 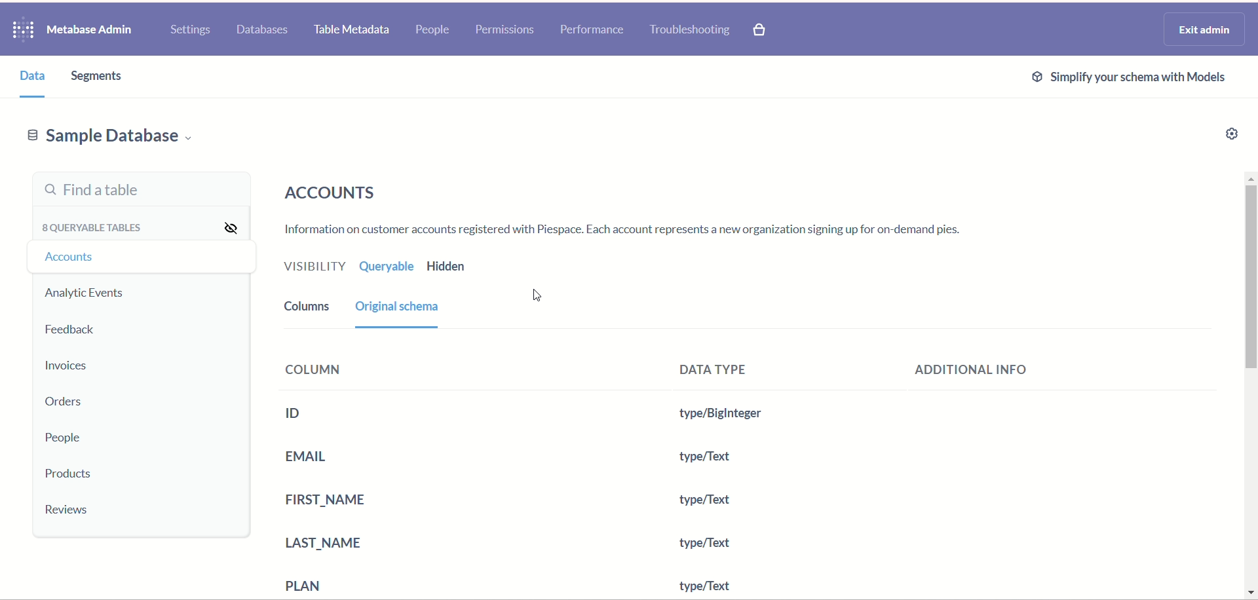 I want to click on eedback, so click(x=76, y=331).